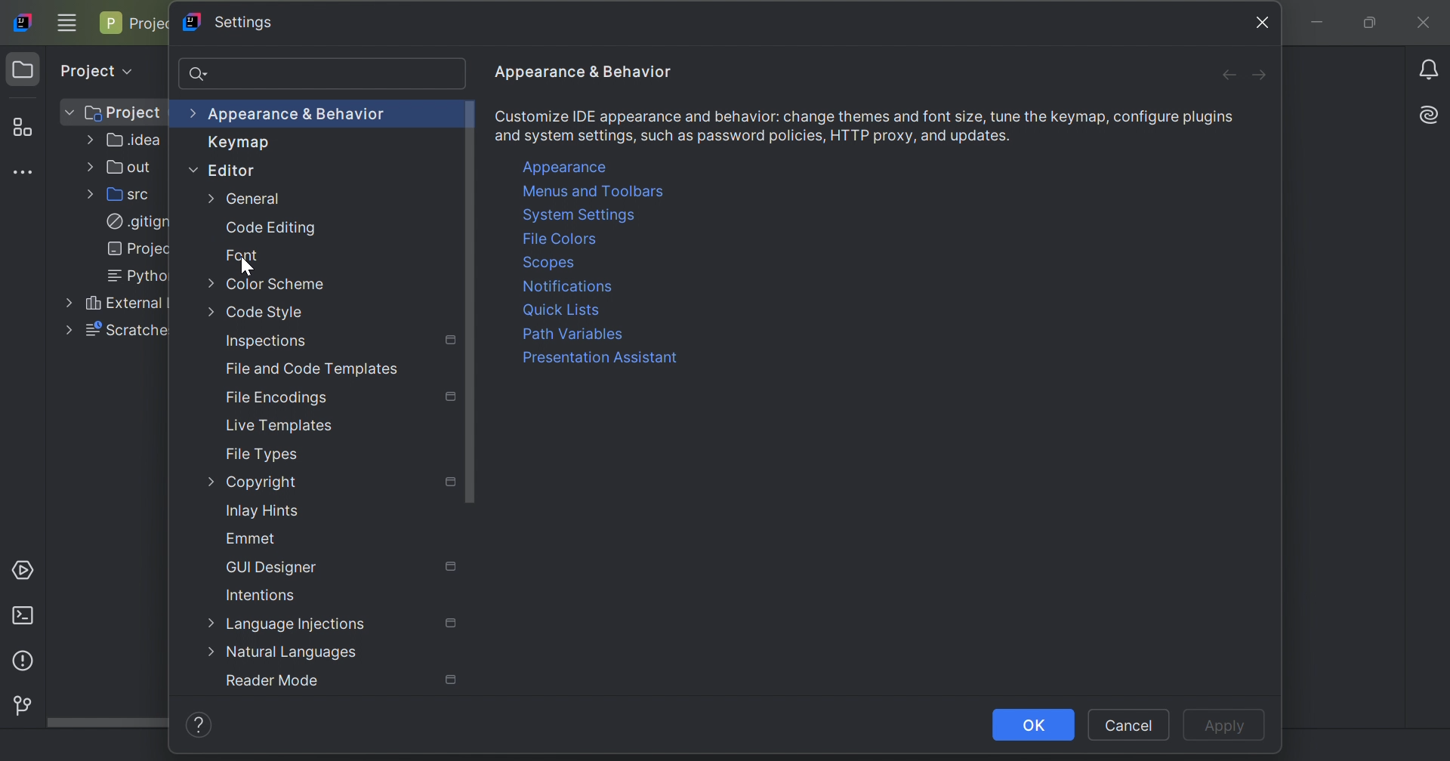 The image size is (1450, 761). I want to click on Settings, so click(239, 23).